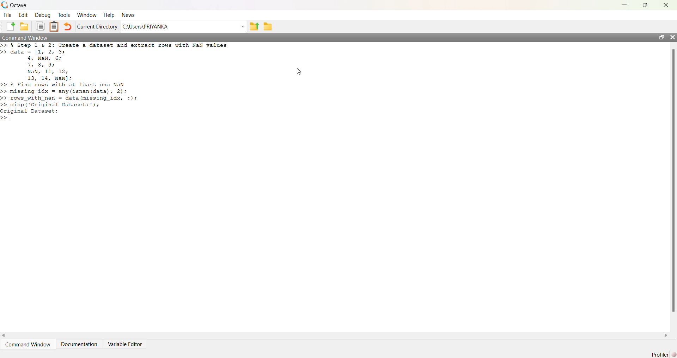 This screenshot has width=677, height=358. Describe the element at coordinates (23, 15) in the screenshot. I see `Edit` at that location.